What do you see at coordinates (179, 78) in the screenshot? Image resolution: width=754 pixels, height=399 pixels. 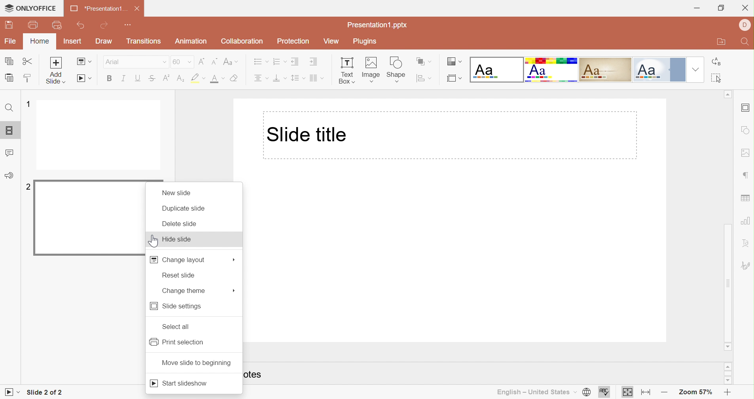 I see `Subscript` at bounding box center [179, 78].